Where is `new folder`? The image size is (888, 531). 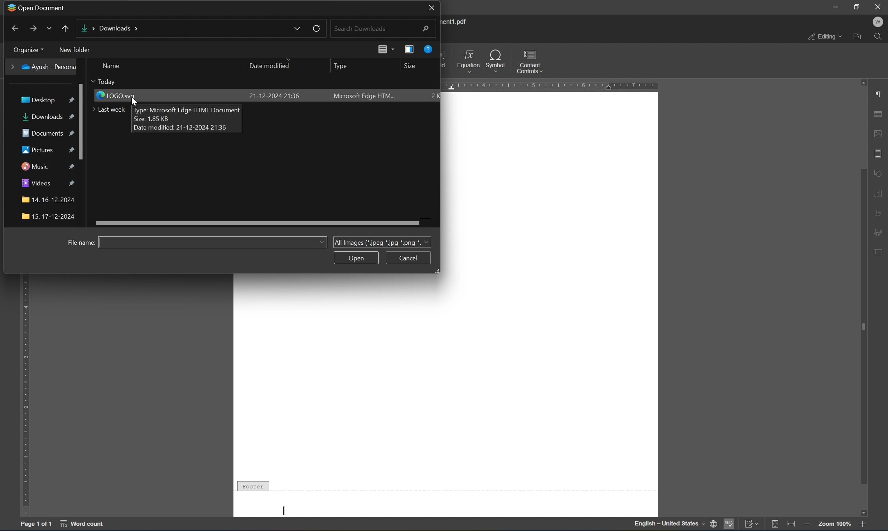 new folder is located at coordinates (78, 50).